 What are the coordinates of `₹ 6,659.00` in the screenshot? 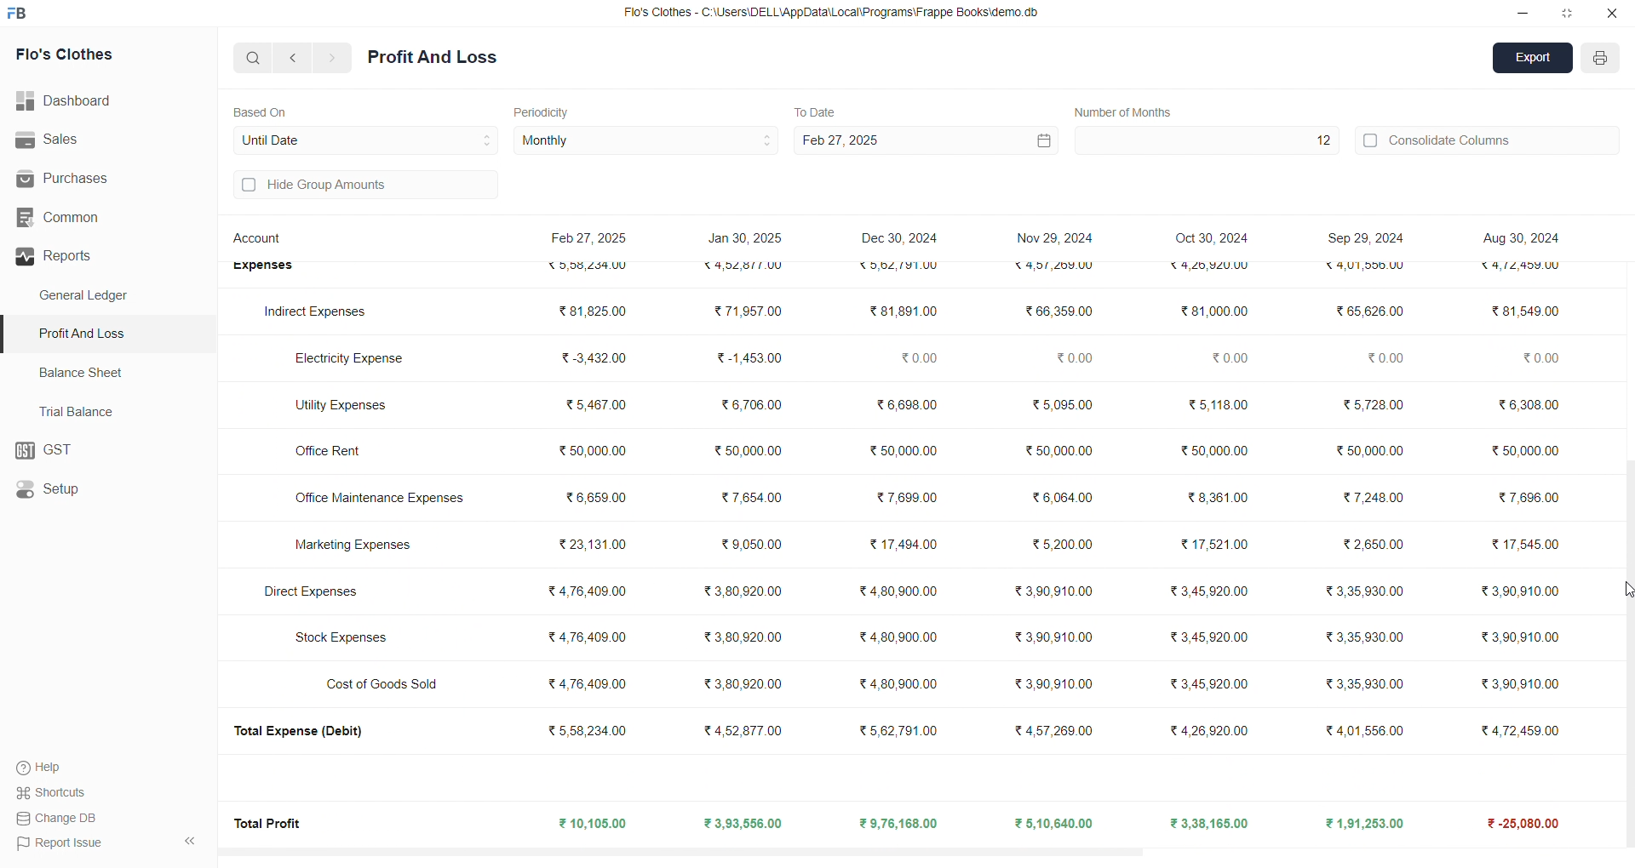 It's located at (594, 495).